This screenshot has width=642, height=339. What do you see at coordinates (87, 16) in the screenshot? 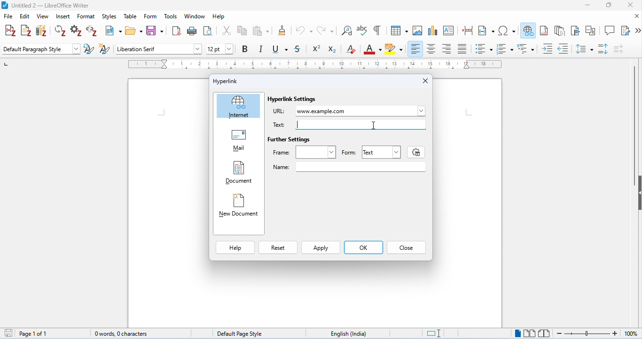
I see `format` at bounding box center [87, 16].